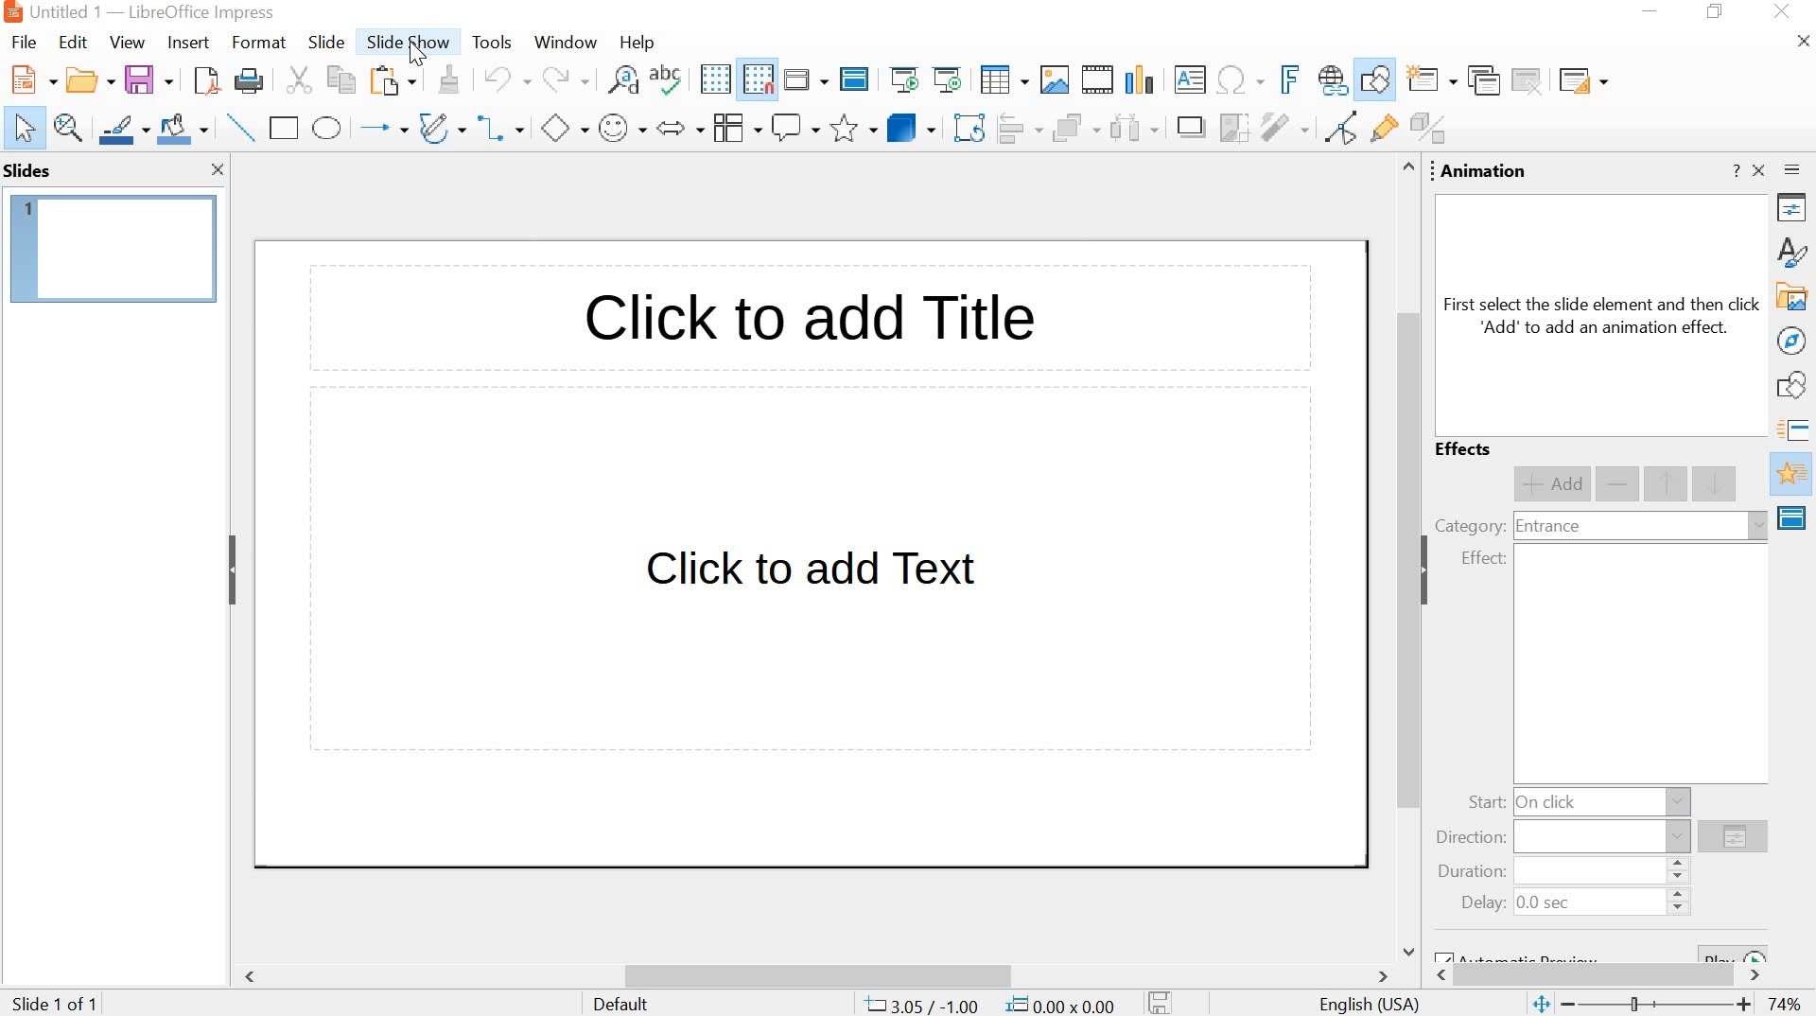 The height and width of the screenshot is (1016, 1816). I want to click on snap to grid, so click(758, 80).